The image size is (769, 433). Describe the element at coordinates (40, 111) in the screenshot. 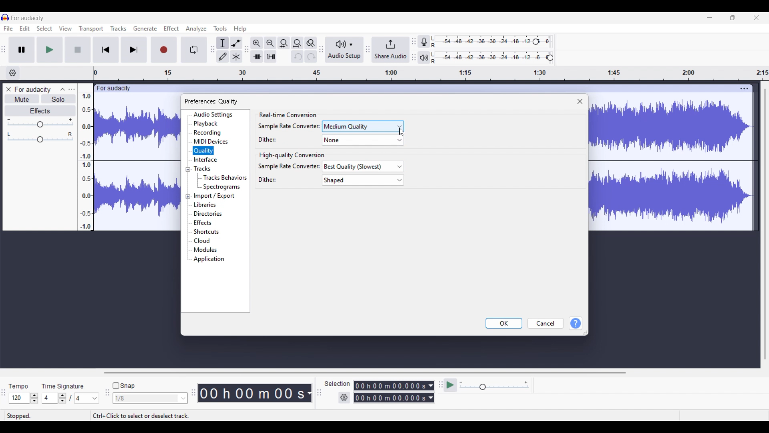

I see `Effects` at that location.